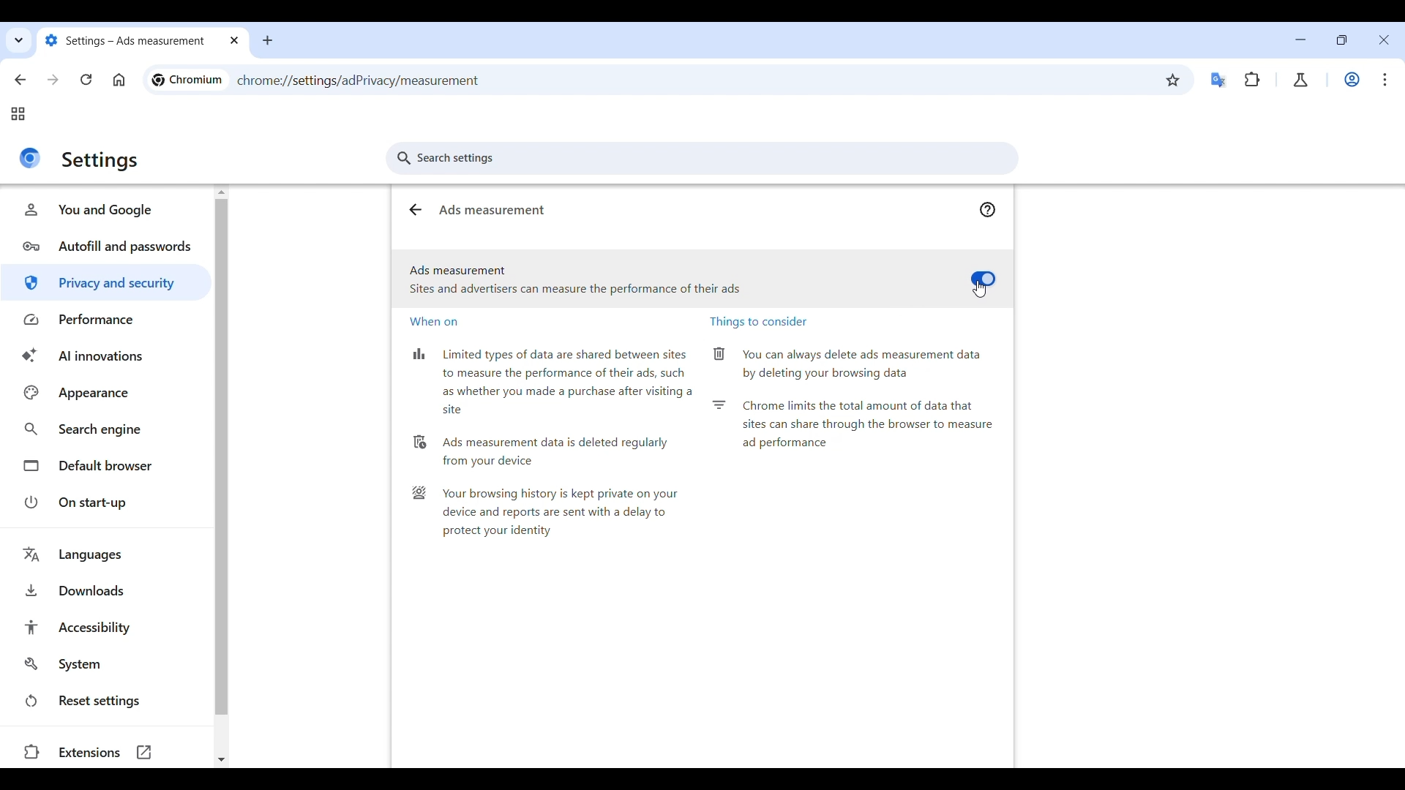  Describe the element at coordinates (105, 393) in the screenshot. I see `Appearance` at that location.